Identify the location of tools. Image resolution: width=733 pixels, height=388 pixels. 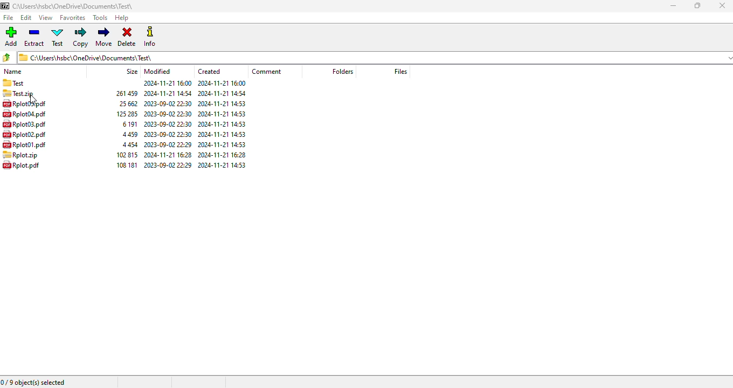
(99, 18).